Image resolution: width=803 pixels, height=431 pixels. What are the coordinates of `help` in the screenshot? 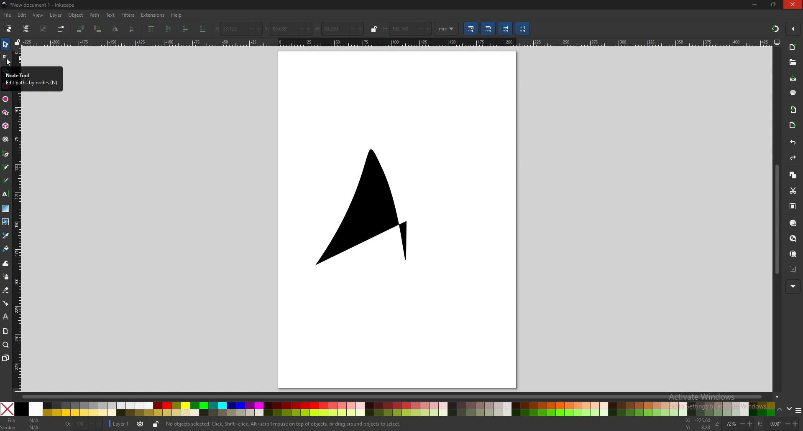 It's located at (176, 15).